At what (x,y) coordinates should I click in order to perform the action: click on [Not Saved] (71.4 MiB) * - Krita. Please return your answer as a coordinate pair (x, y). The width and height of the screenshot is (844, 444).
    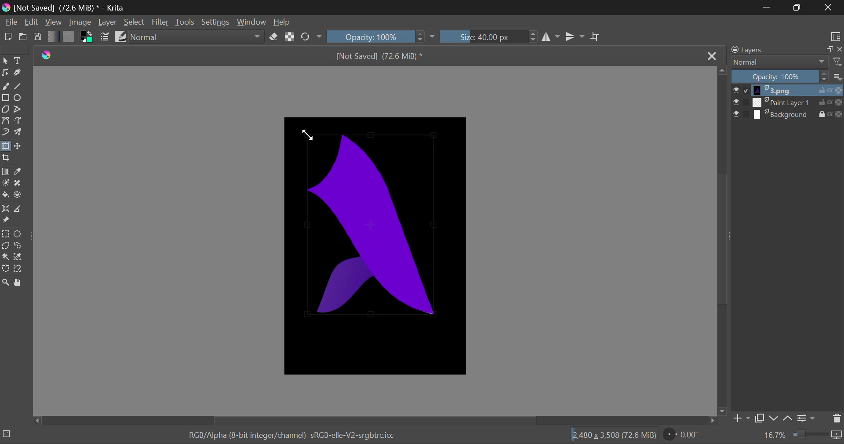
    Looking at the image, I should click on (70, 7).